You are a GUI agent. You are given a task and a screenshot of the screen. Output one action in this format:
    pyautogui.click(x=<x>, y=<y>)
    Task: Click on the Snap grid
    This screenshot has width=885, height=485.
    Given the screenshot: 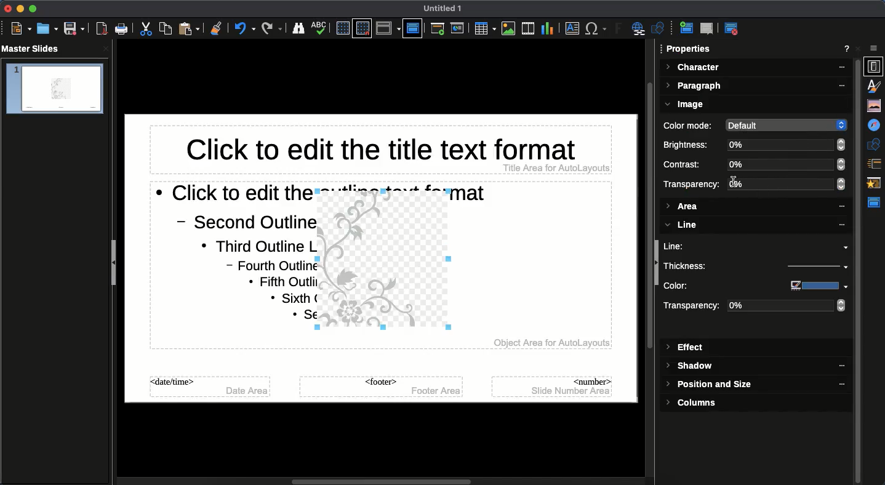 What is the action you would take?
    pyautogui.click(x=362, y=29)
    